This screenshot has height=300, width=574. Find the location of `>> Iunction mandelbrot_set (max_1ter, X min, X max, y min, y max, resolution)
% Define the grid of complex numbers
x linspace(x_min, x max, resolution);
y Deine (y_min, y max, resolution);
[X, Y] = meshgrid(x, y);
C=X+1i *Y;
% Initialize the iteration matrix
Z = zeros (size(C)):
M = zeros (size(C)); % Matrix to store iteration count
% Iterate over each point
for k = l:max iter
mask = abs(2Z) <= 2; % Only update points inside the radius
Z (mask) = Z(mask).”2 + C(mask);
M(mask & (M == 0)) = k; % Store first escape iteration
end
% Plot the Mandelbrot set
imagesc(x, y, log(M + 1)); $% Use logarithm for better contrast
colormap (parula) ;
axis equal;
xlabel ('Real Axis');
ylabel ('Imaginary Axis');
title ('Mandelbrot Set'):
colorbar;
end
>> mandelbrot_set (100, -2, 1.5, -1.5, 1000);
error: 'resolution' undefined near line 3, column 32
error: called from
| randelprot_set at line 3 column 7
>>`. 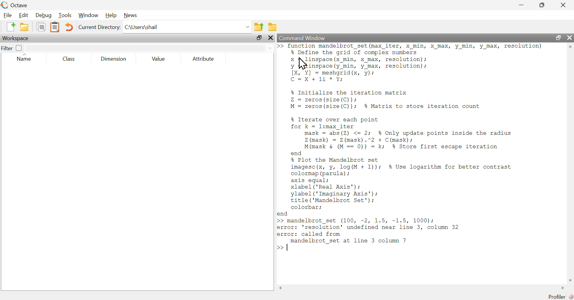

>> Iunction mandelbrot_set (max_1ter, X min, X max, y min, y max, resolution)
% Define the grid of complex numbers
x linspace(x_min, x max, resolution);
y Deine (y_min, y max, resolution);
[X, Y] = meshgrid(x, y);
C=X+1i *Y;
% Initialize the iteration matrix
Z = zeros (size(C)):
M = zeros (size(C)); % Matrix to store iteration count
% Iterate over each point
for k = l:max iter
mask = abs(2Z) <= 2; % Only update points inside the radius
Z (mask) = Z(mask).”2 + C(mask);
M(mask & (M == 0)) = k; % Store first escape iteration
end
% Plot the Mandelbrot set
imagesc(x, y, log(M + 1)); $% Use logarithm for better contrast
colormap (parula) ;
axis equal;
xlabel ('Real Axis');
ylabel ('Imaginary Axis');
title ('Mandelbrot Set'):
colorbar;
end
>> mandelbrot_set (100, -2, 1.5, -1.5, 1000);
error: 'resolution' undefined near line 3, column 32
error: called from
| randelprot_set at line 3 column 7
>> is located at coordinates (411, 147).